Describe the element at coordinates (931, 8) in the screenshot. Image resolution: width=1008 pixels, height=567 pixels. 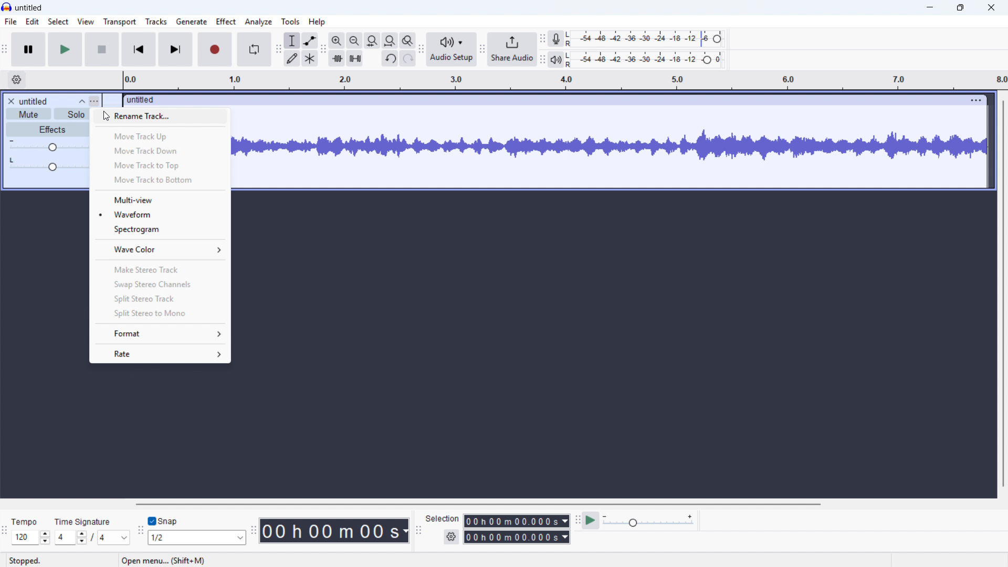
I see `minimise` at that location.